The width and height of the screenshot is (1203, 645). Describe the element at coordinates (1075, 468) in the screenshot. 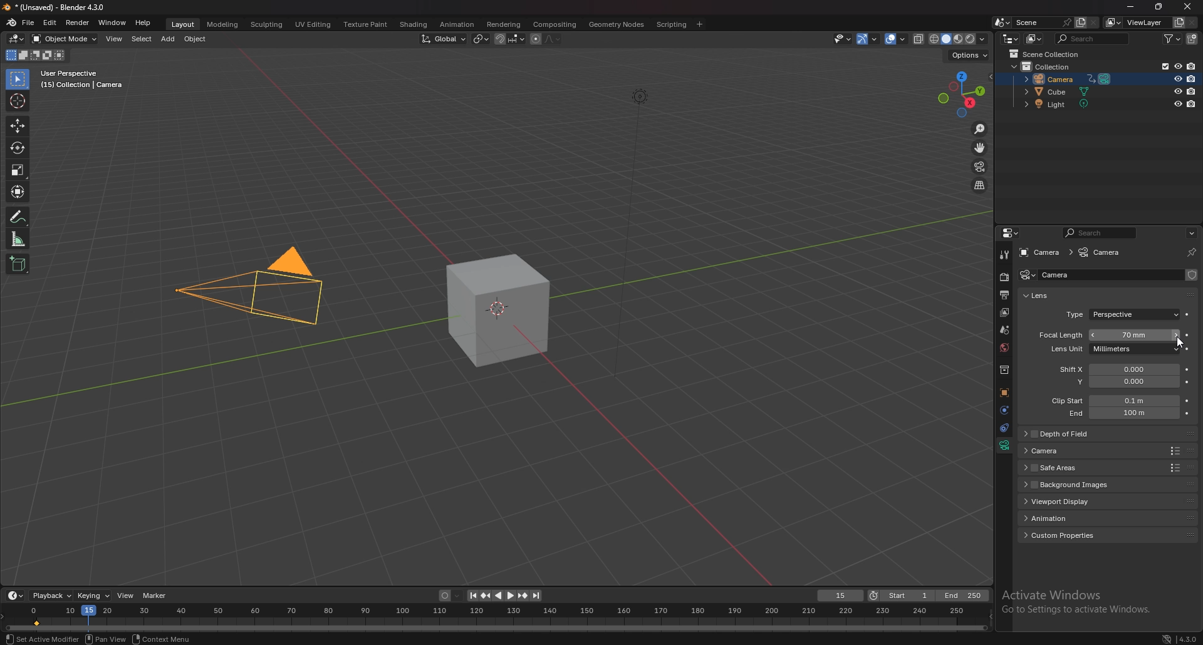

I see `safe areas` at that location.